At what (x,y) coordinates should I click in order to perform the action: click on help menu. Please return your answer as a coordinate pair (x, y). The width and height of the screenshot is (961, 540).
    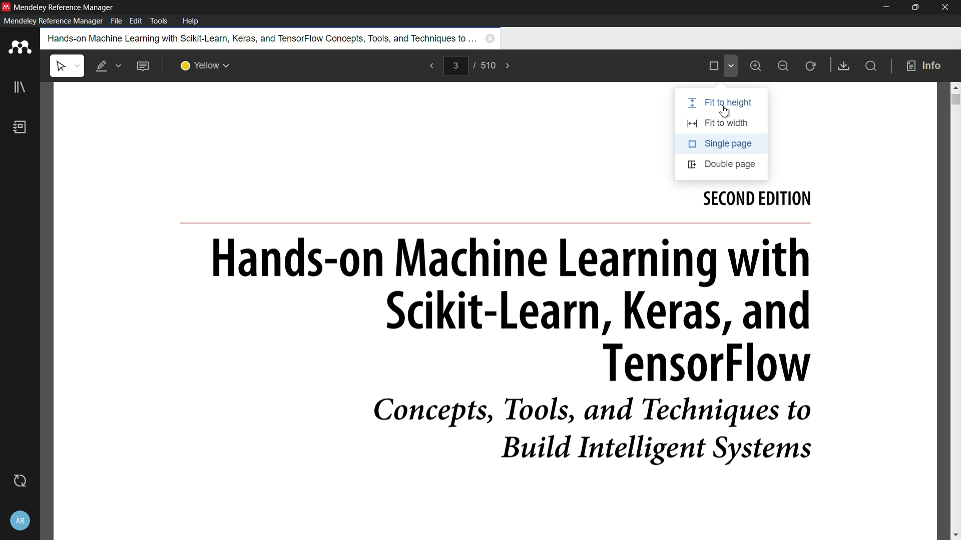
    Looking at the image, I should click on (191, 20).